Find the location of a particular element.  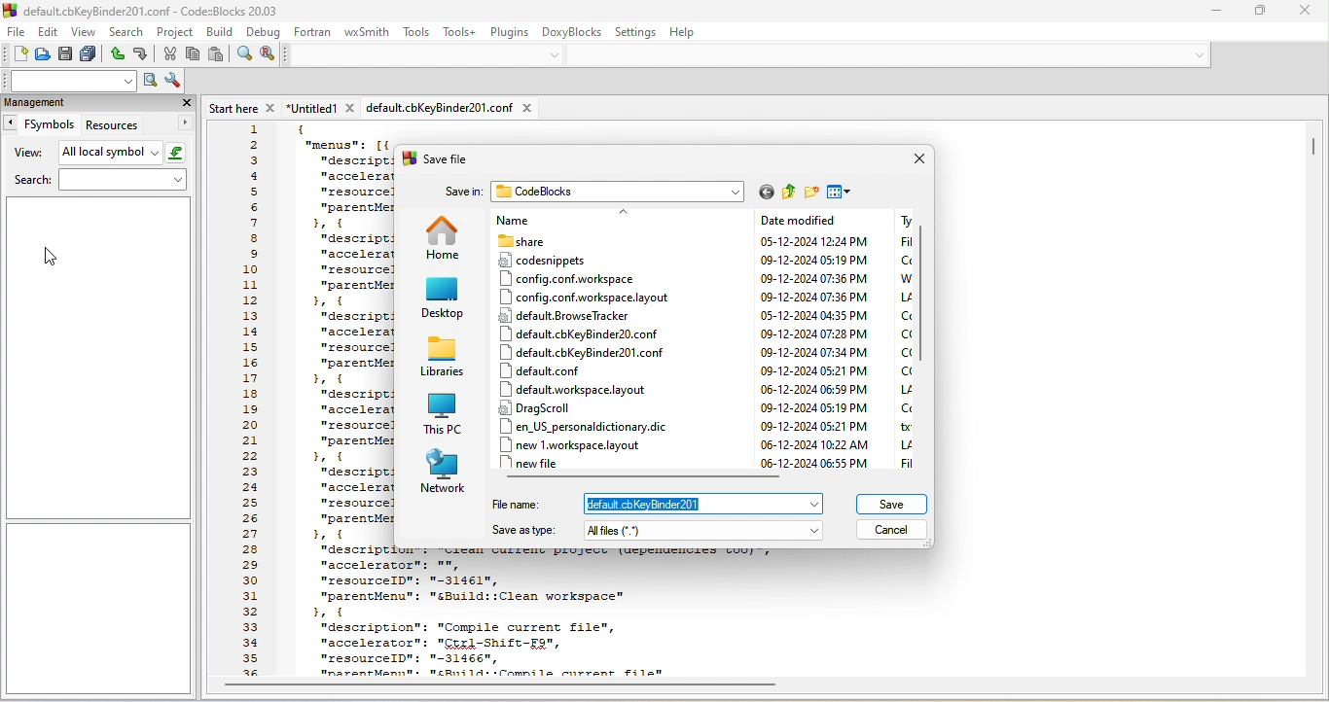

close is located at coordinates (916, 158).